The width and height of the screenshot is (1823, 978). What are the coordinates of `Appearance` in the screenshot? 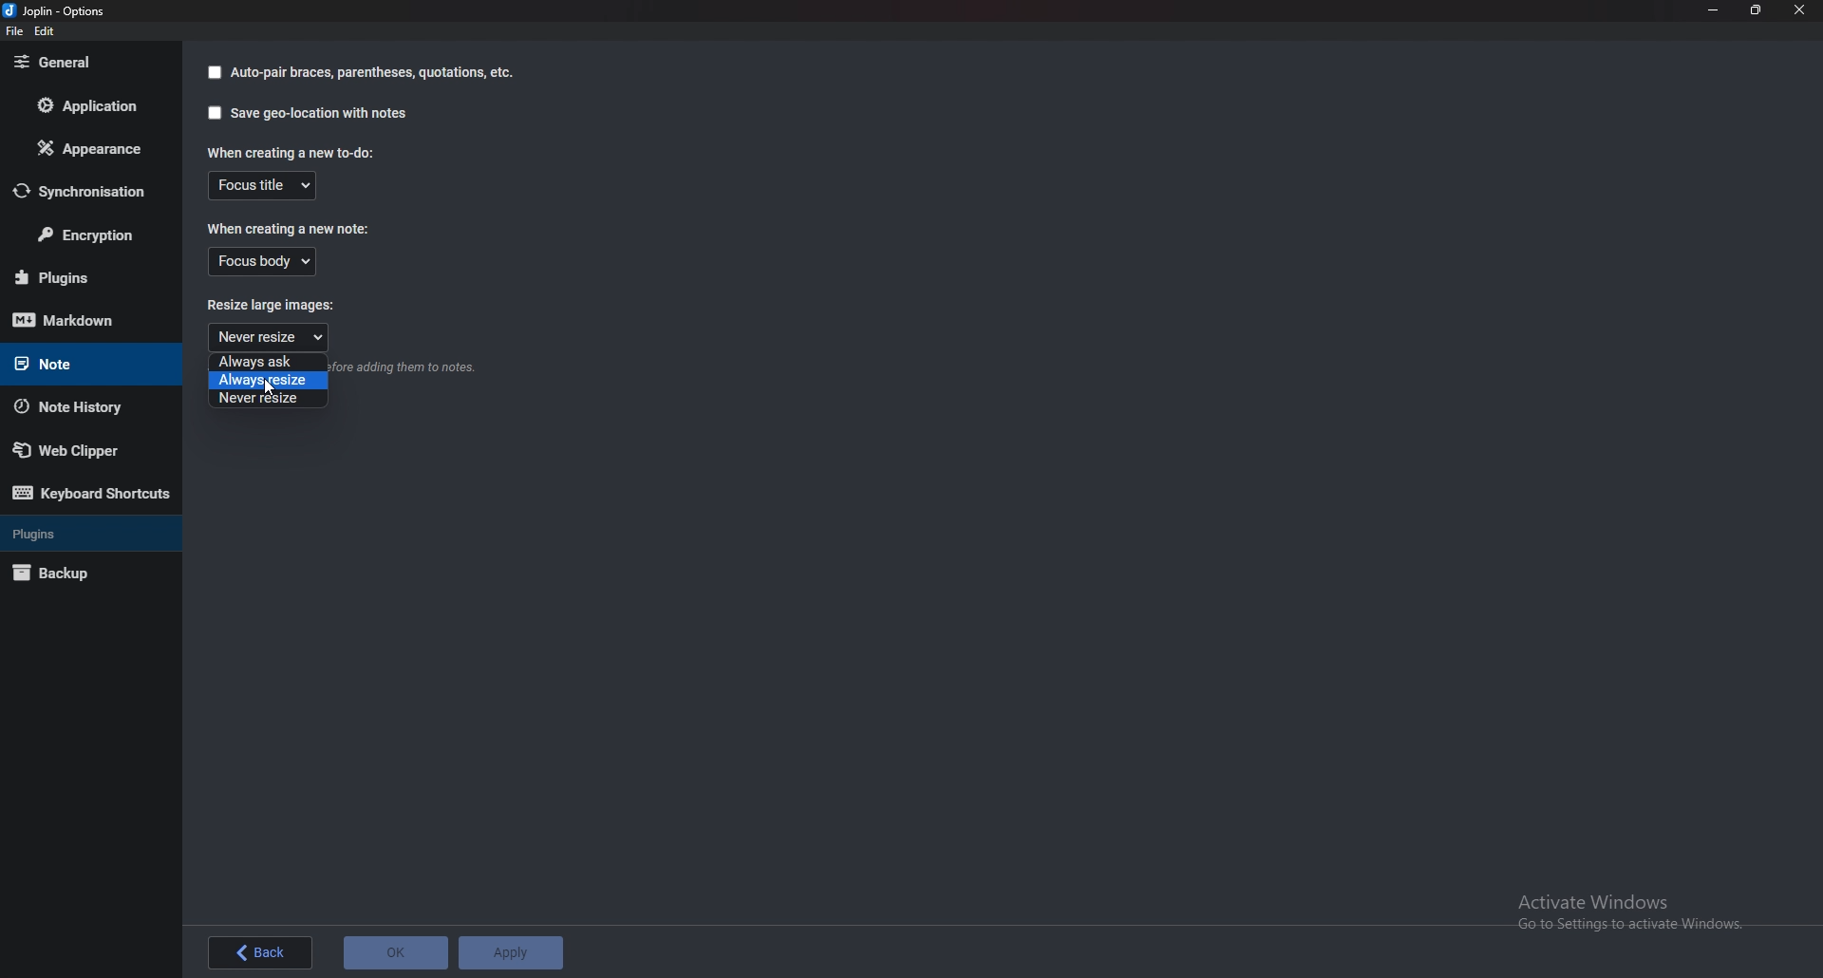 It's located at (85, 148).